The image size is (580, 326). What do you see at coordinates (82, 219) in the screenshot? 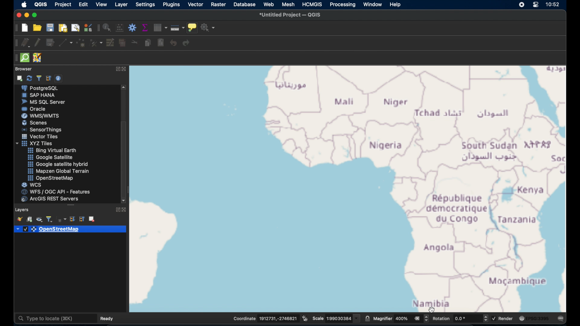
I see `collapse all` at bounding box center [82, 219].